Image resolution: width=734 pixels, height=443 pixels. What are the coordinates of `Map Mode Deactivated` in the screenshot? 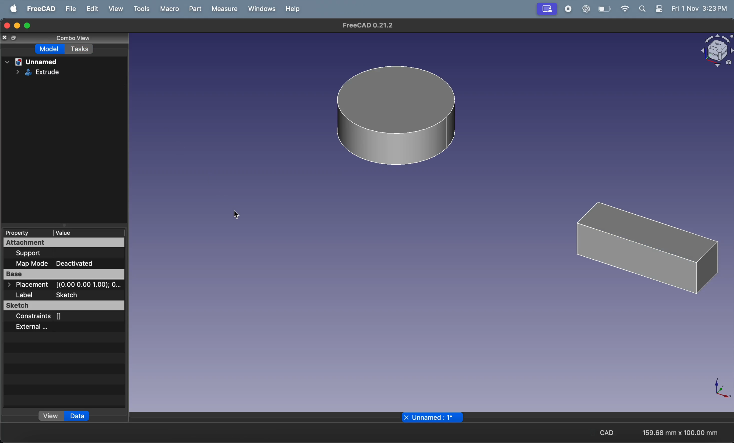 It's located at (64, 264).